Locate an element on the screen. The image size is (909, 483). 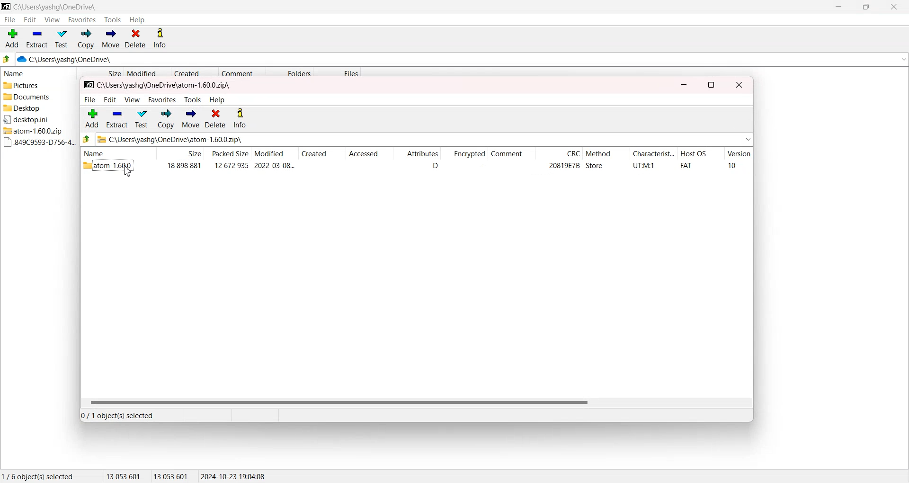
Accessed is located at coordinates (368, 154).